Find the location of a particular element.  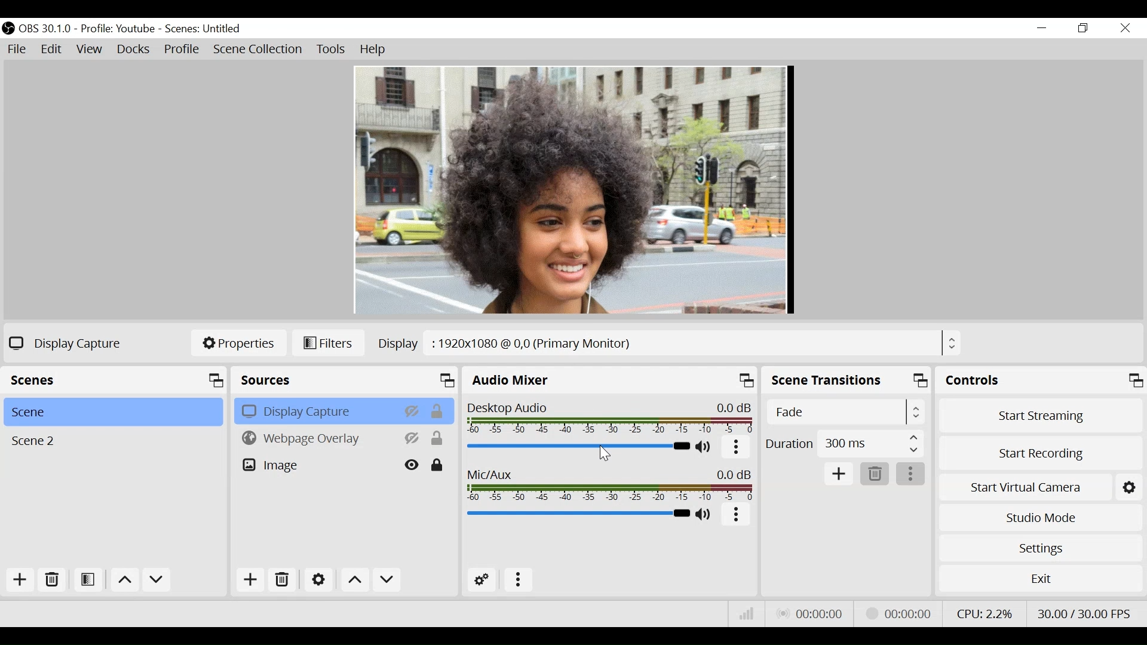

Preview is located at coordinates (575, 191).